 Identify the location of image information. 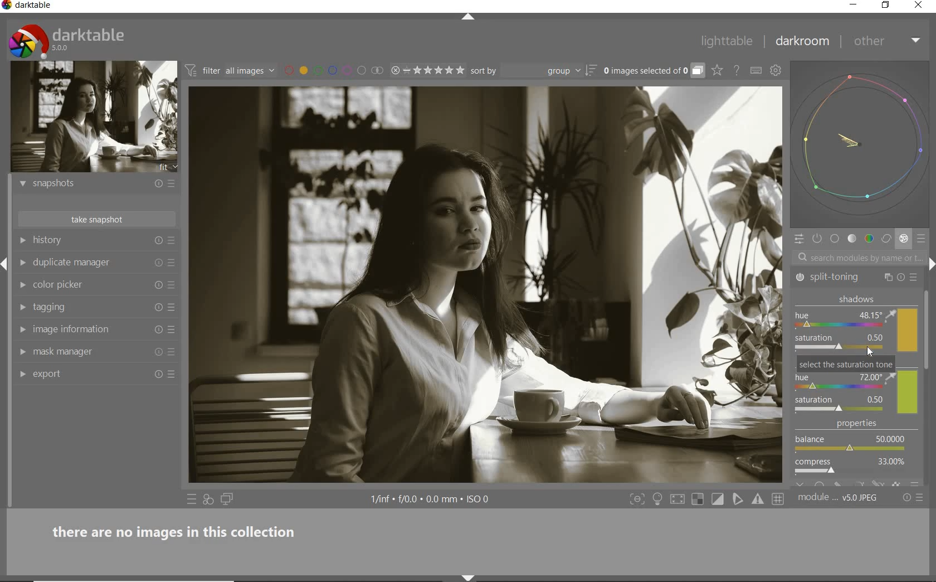
(89, 329).